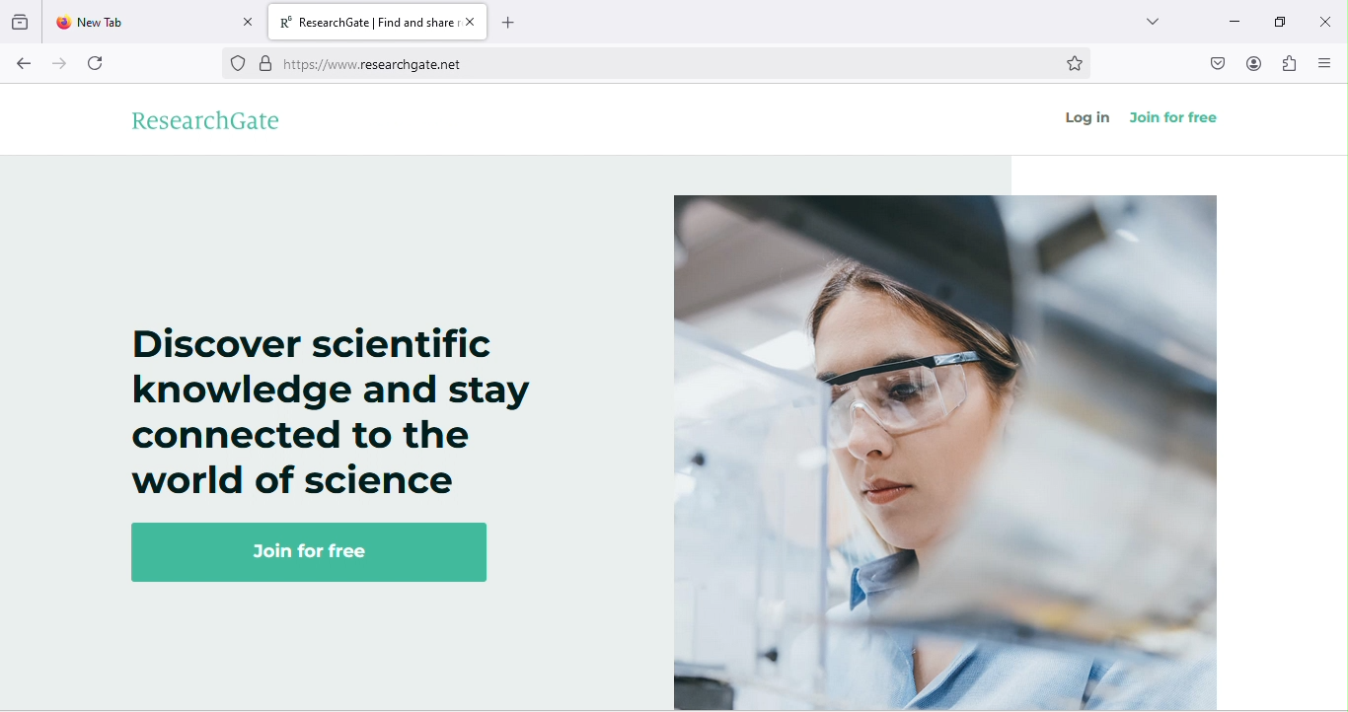 This screenshot has height=712, width=1348. Describe the element at coordinates (505, 24) in the screenshot. I see `add new` at that location.